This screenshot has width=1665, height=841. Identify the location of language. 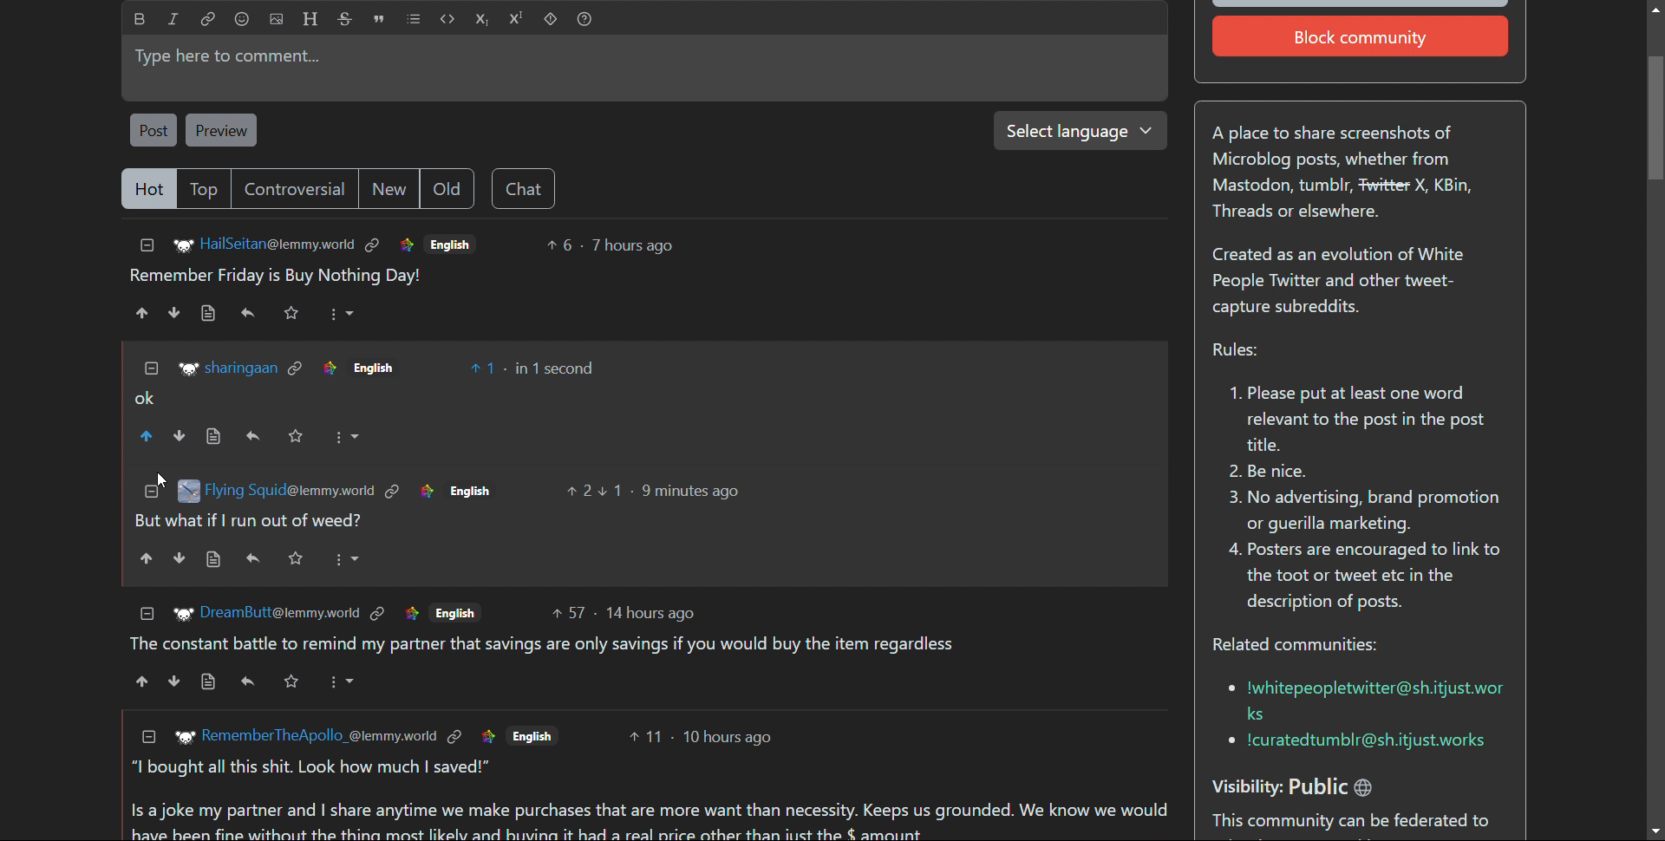
(388, 368).